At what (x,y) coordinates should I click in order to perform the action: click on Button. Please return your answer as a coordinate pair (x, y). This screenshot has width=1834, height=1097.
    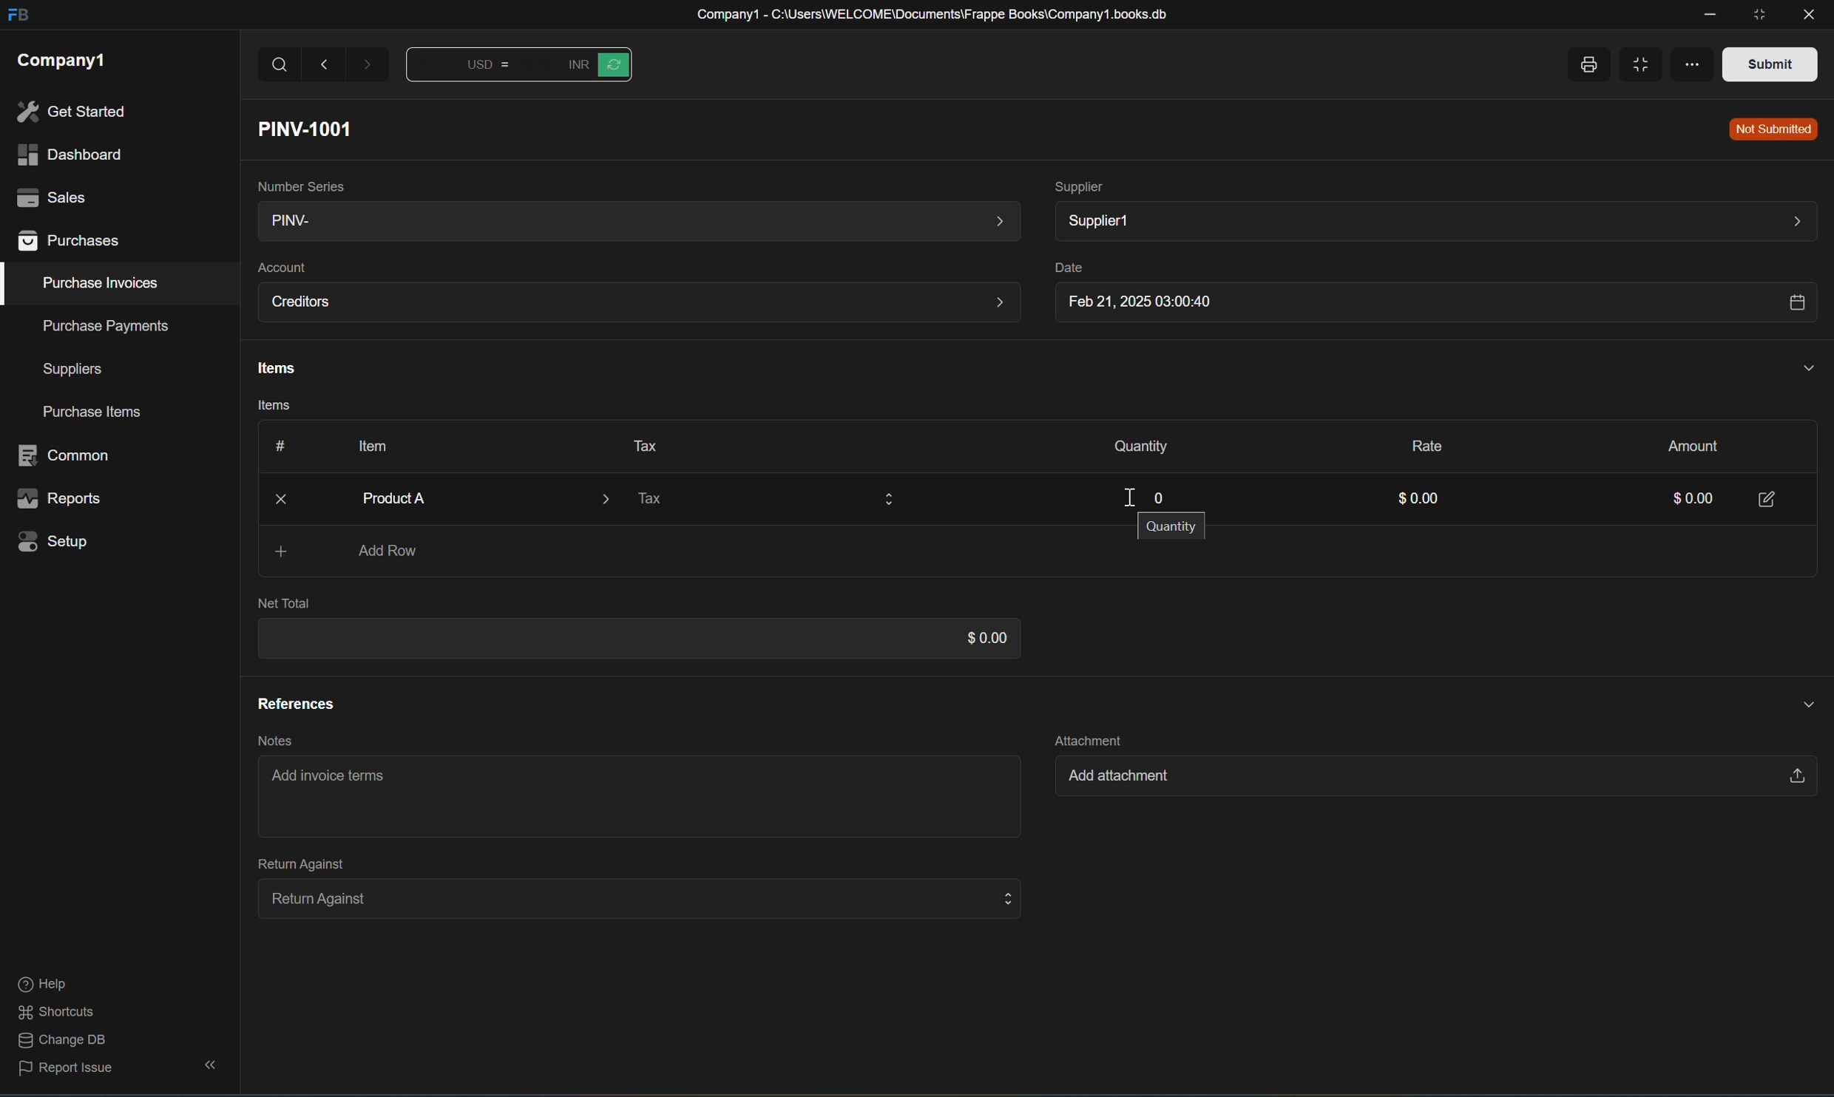
    Looking at the image, I should click on (466, 68).